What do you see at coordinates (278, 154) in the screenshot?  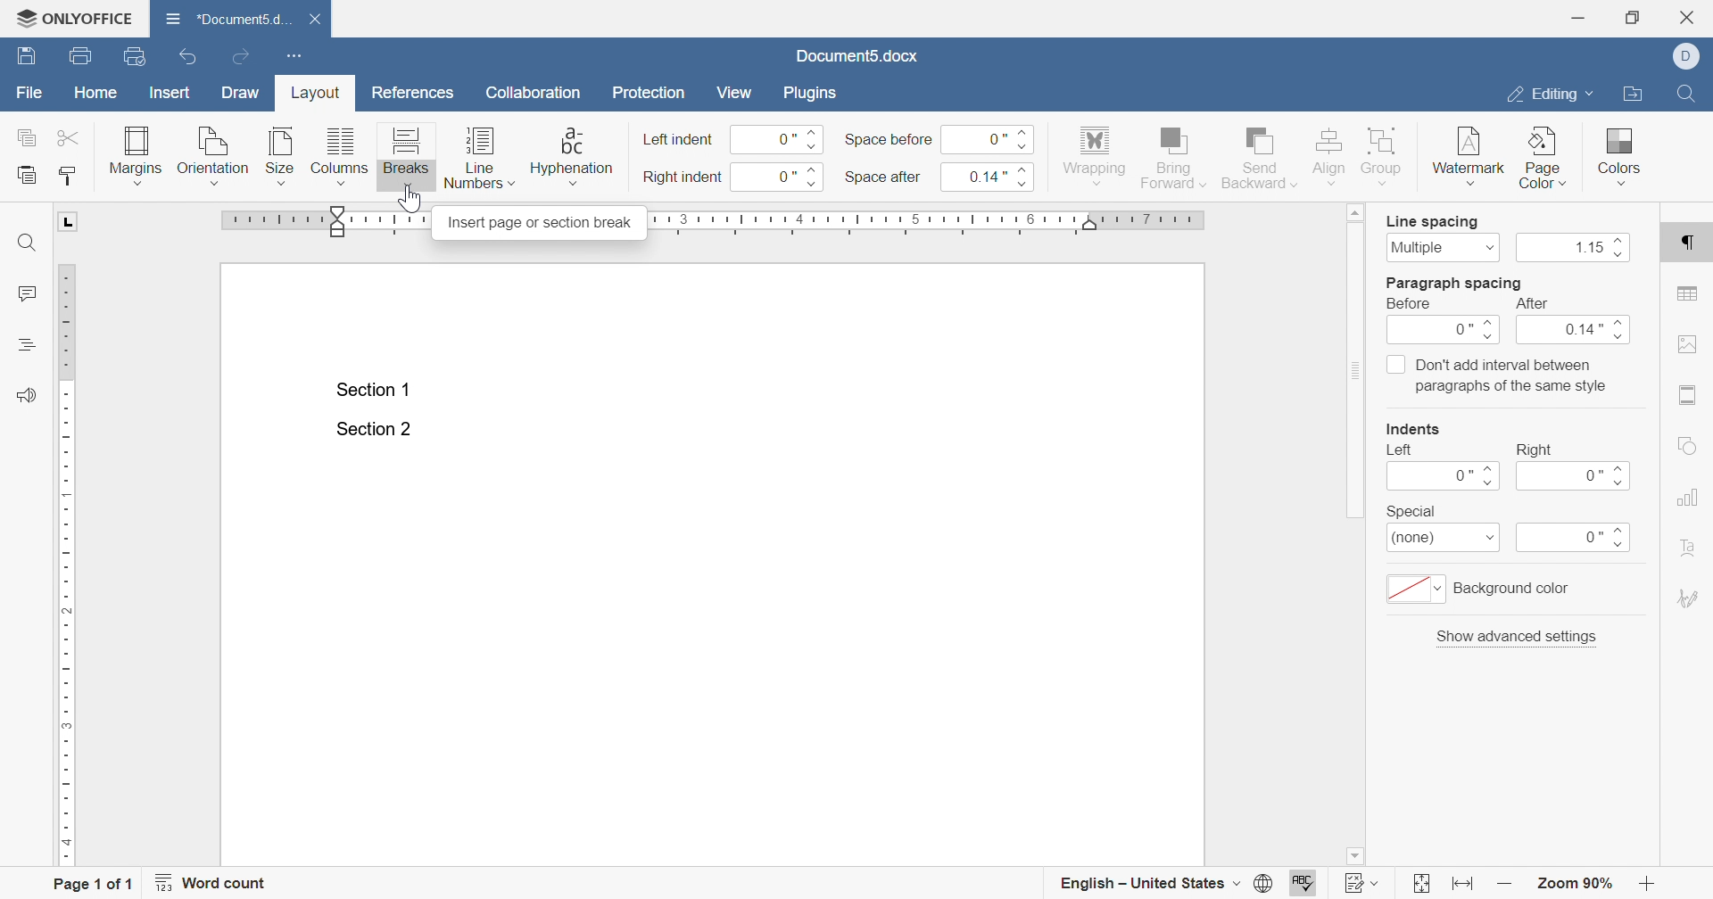 I see `size` at bounding box center [278, 154].